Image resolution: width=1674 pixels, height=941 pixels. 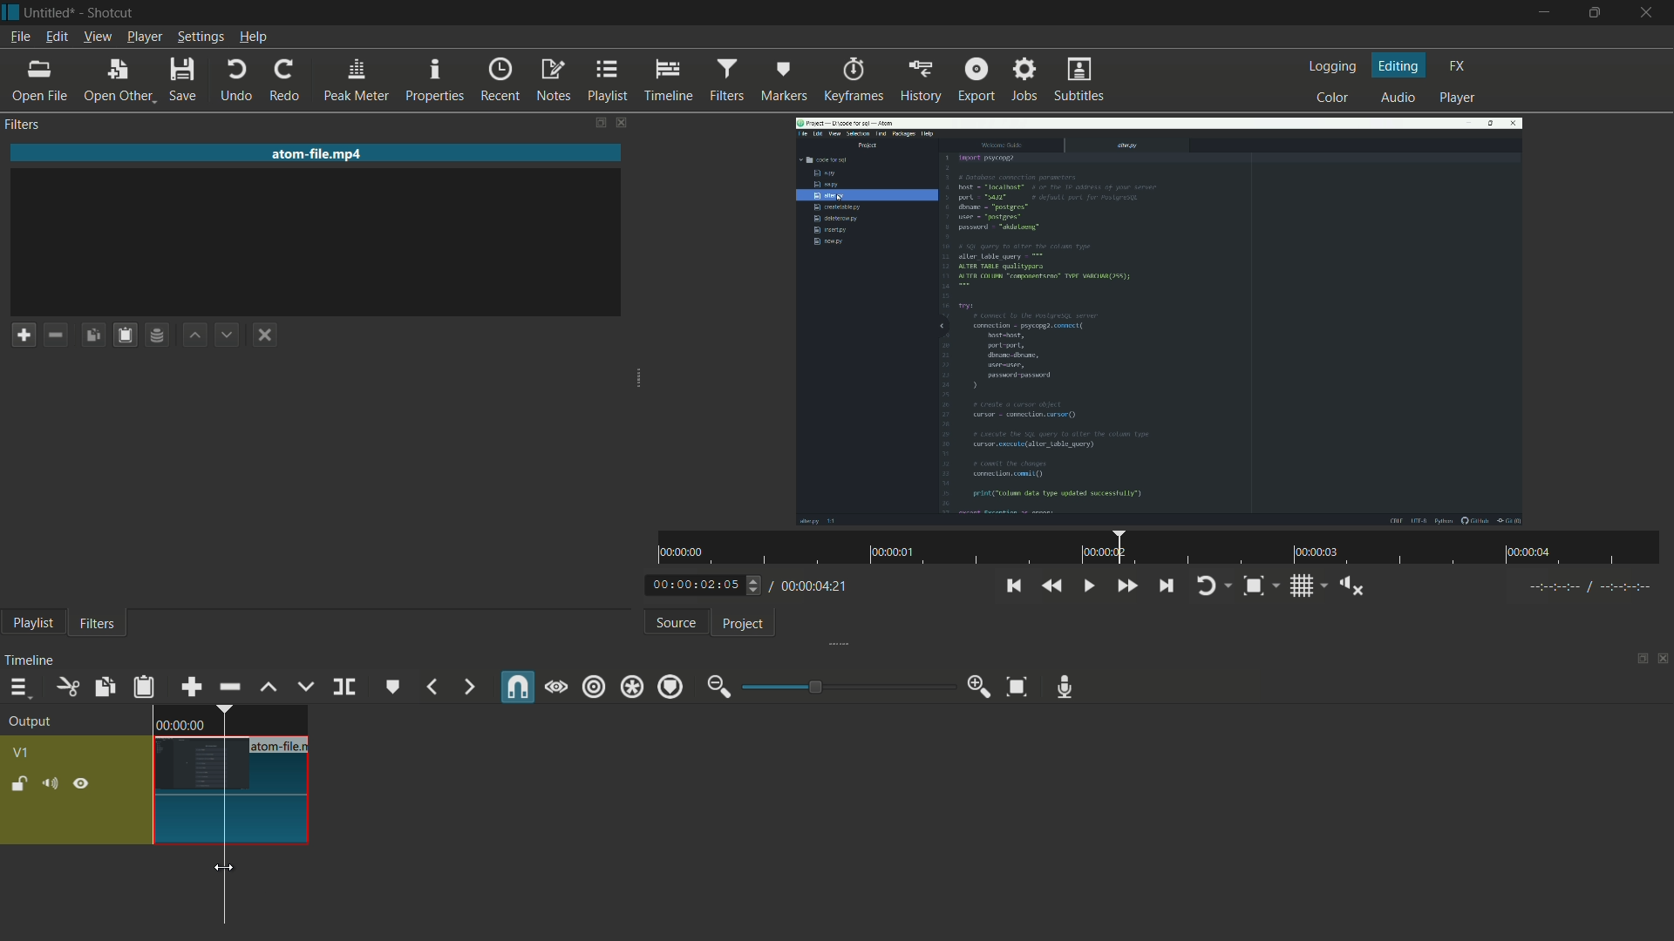 What do you see at coordinates (123, 335) in the screenshot?
I see `paste filters` at bounding box center [123, 335].